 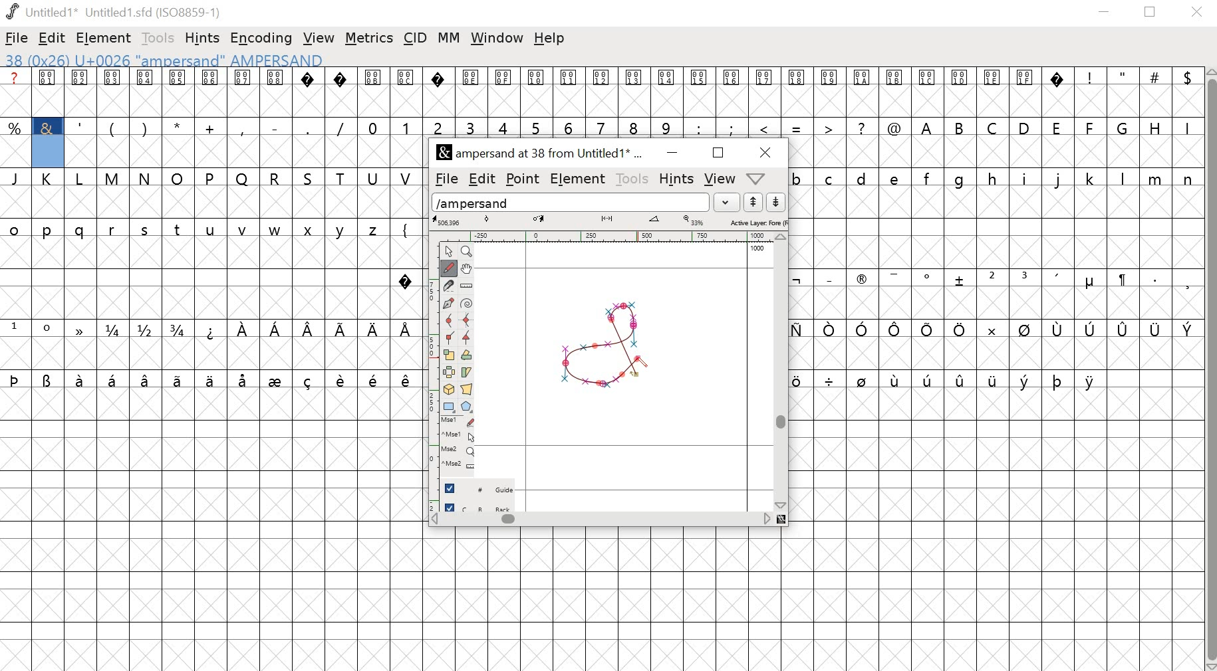 I want to click on symbol, so click(x=81, y=330).